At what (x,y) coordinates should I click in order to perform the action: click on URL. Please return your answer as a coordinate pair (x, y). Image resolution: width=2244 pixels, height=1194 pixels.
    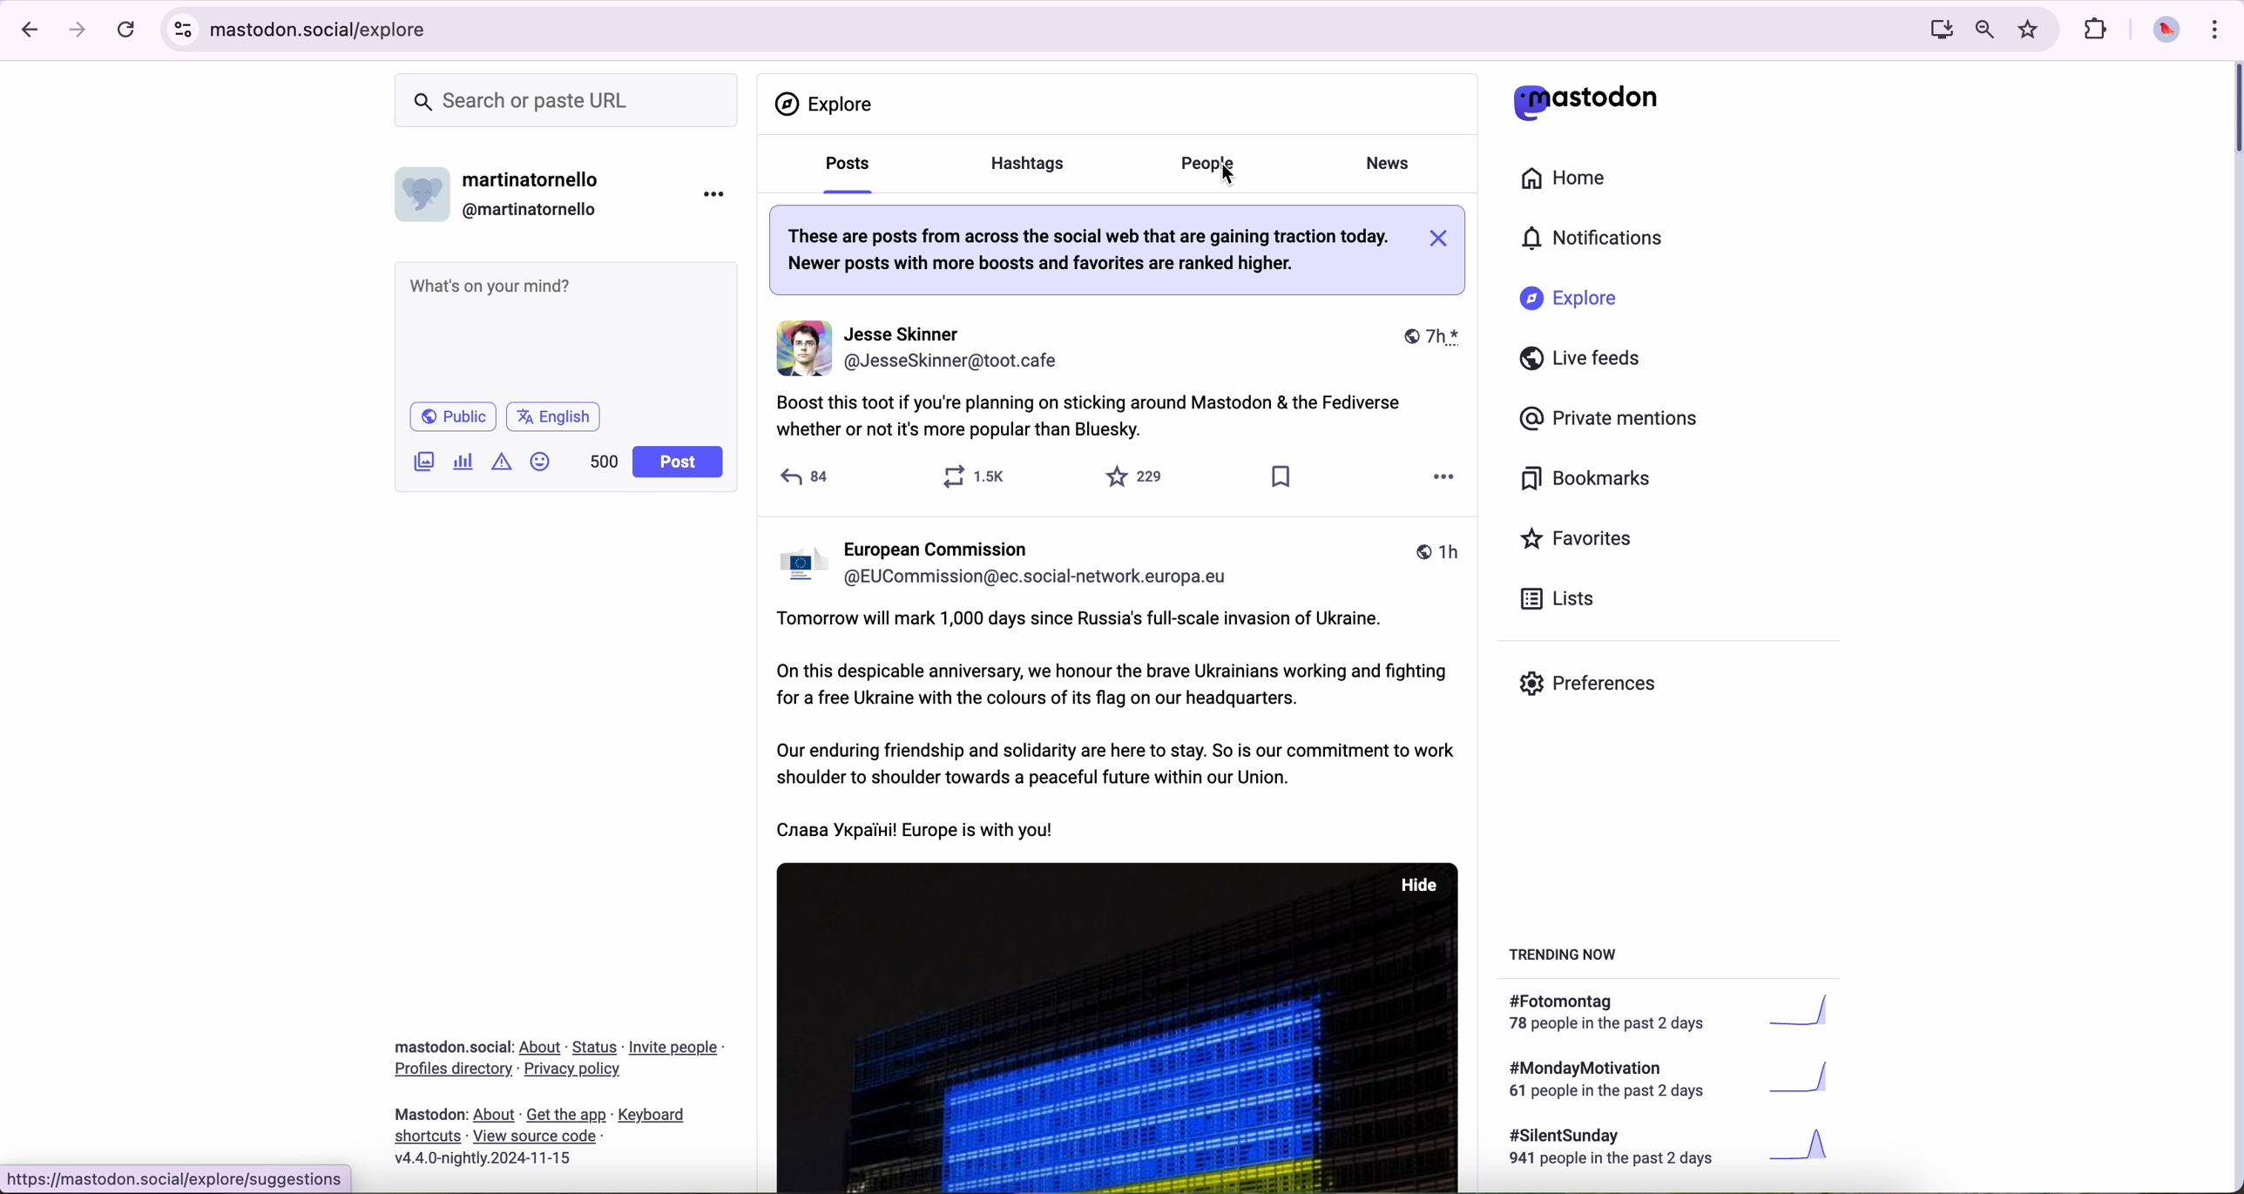
    Looking at the image, I should click on (177, 1179).